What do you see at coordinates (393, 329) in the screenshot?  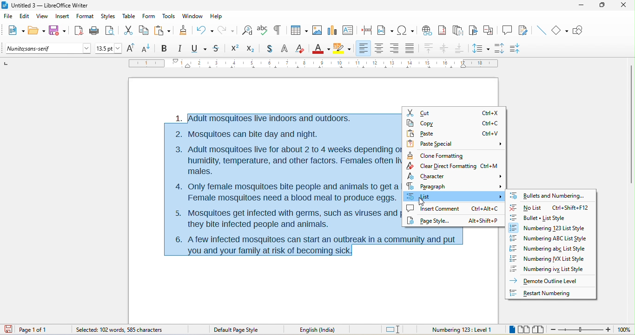 I see `standard selection` at bounding box center [393, 329].